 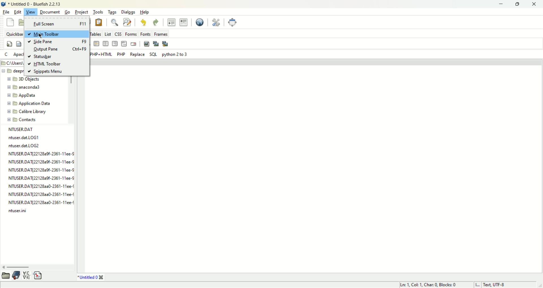 I want to click on I, so click(x=478, y=285).